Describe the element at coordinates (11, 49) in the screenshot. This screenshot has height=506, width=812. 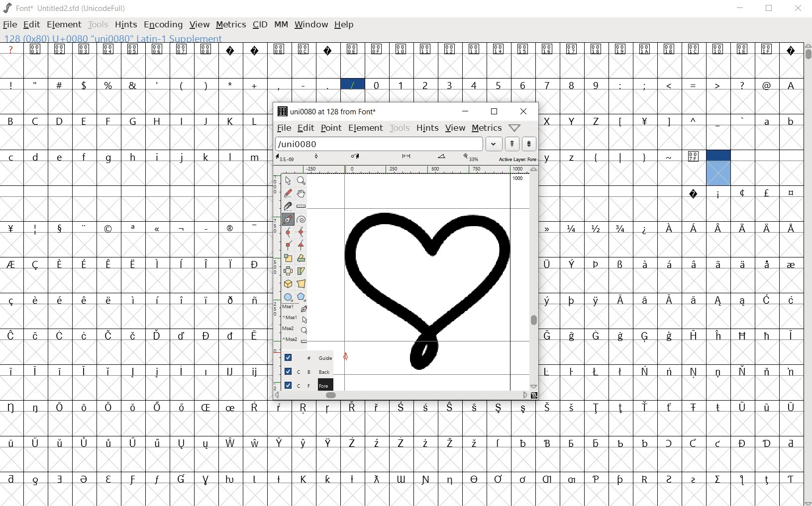
I see `Glyph` at that location.